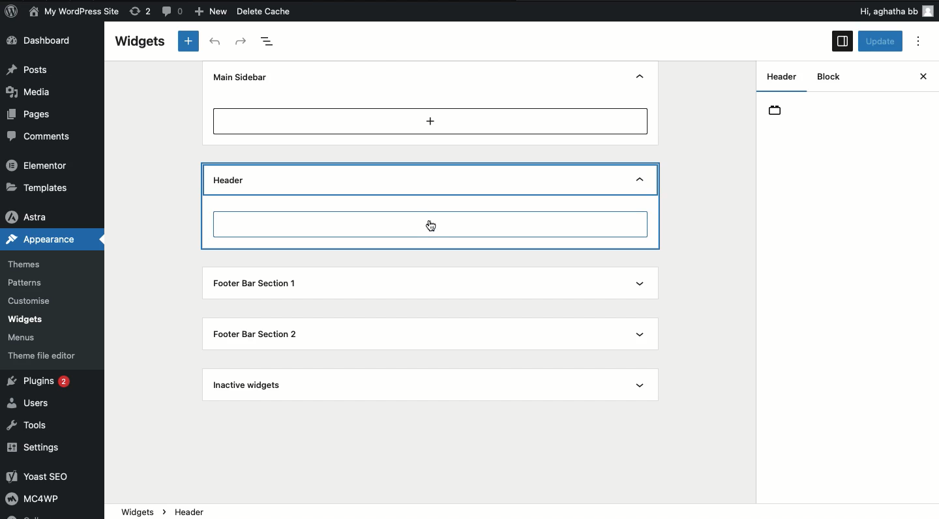  Describe the element at coordinates (881, 42) in the screenshot. I see `Update` at that location.